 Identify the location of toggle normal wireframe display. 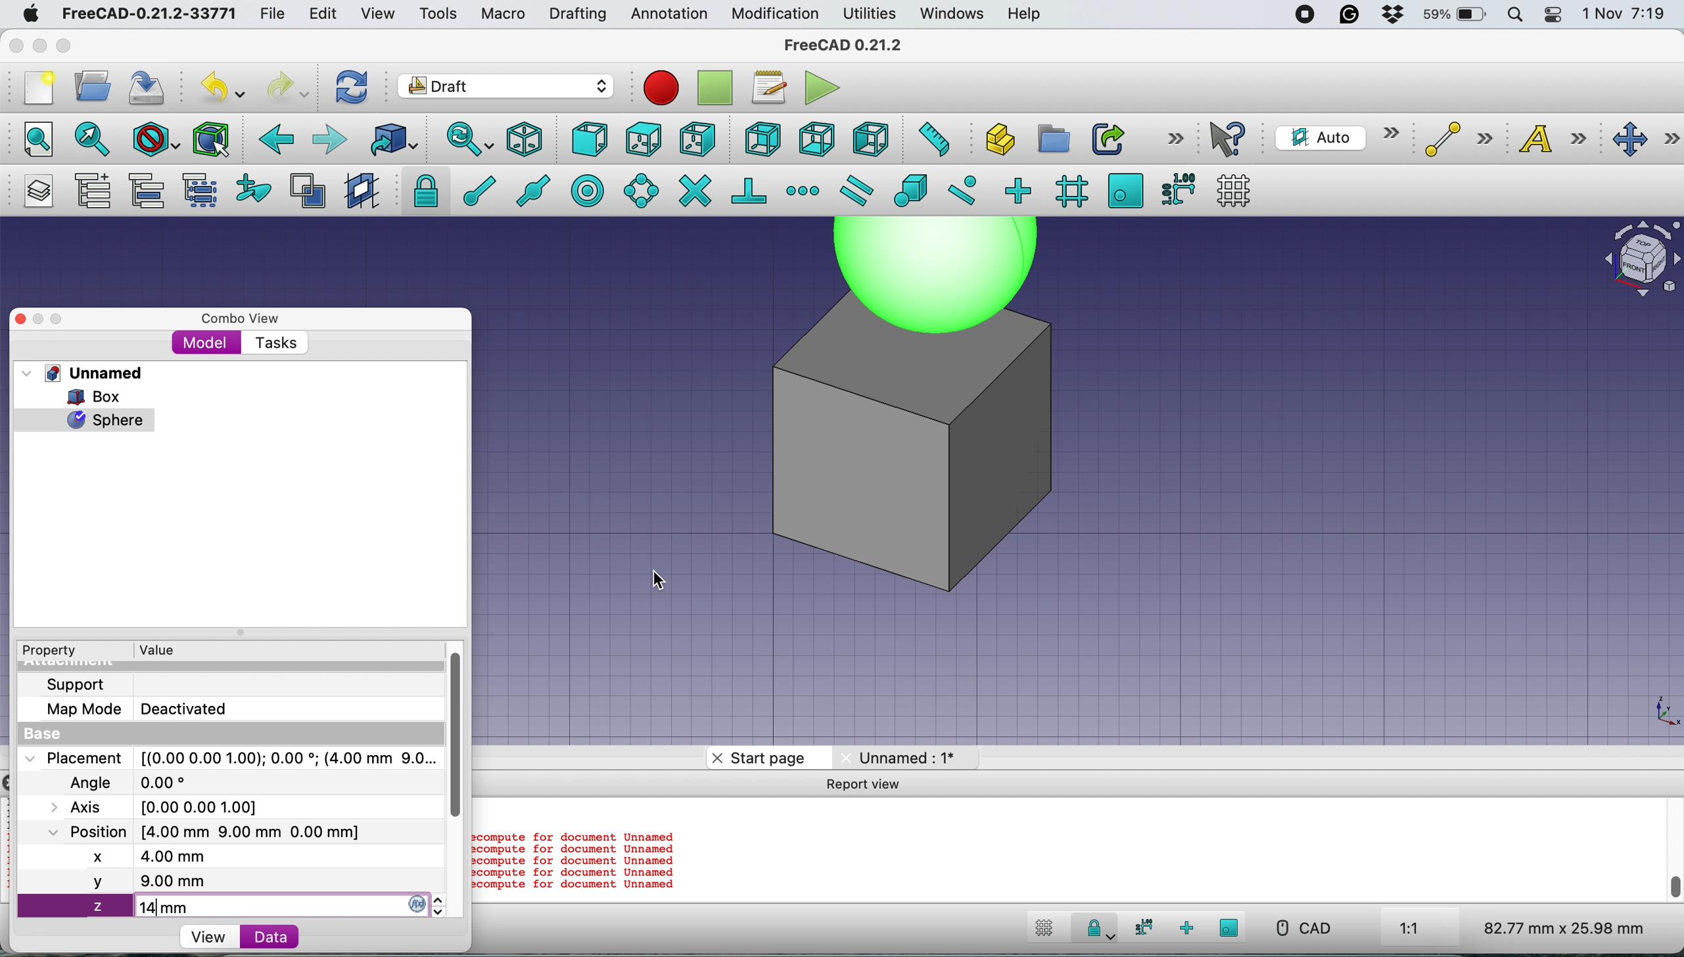
(310, 191).